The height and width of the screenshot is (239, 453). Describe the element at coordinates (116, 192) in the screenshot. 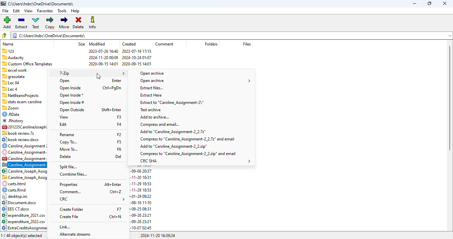

I see `shortcut for comment` at that location.